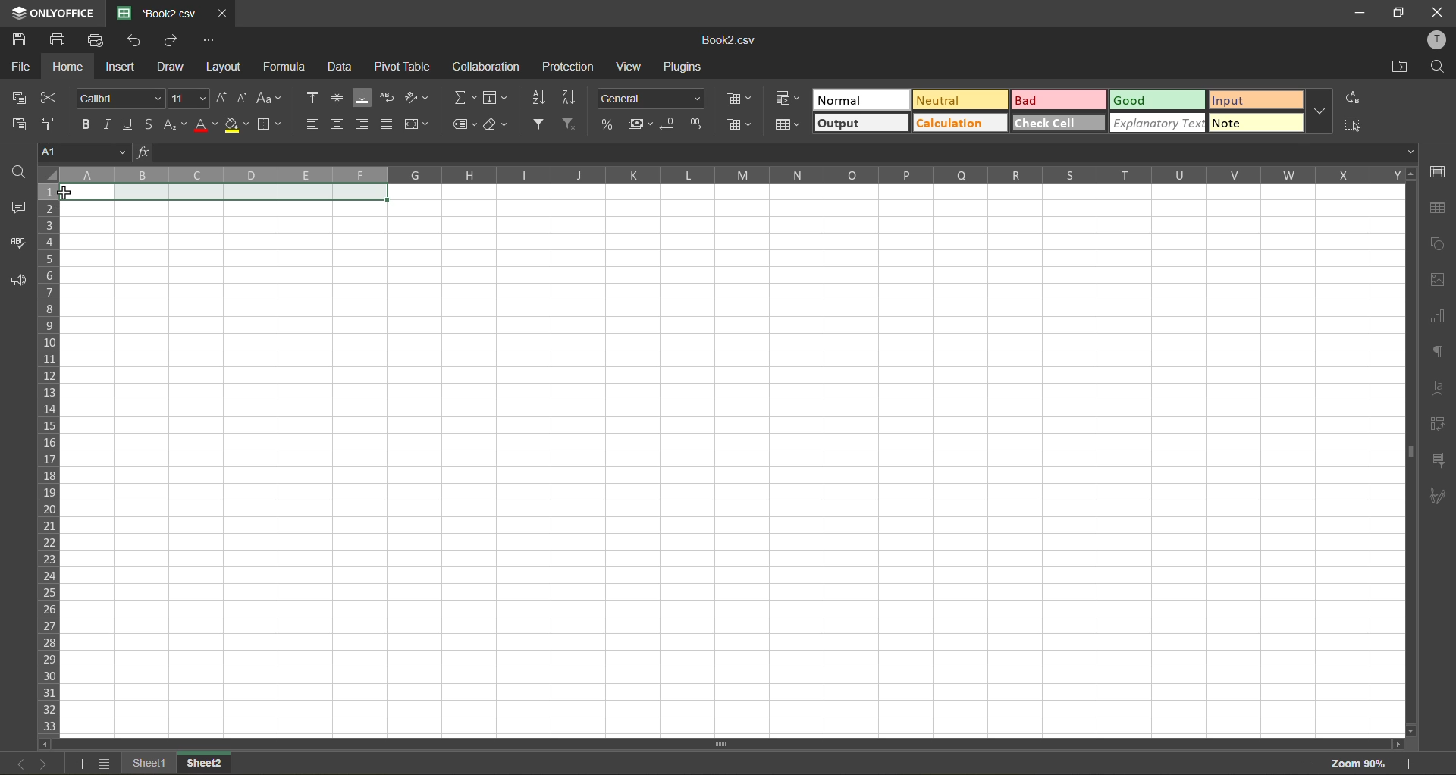 The width and height of the screenshot is (1456, 775). I want to click on column names, so click(729, 174).